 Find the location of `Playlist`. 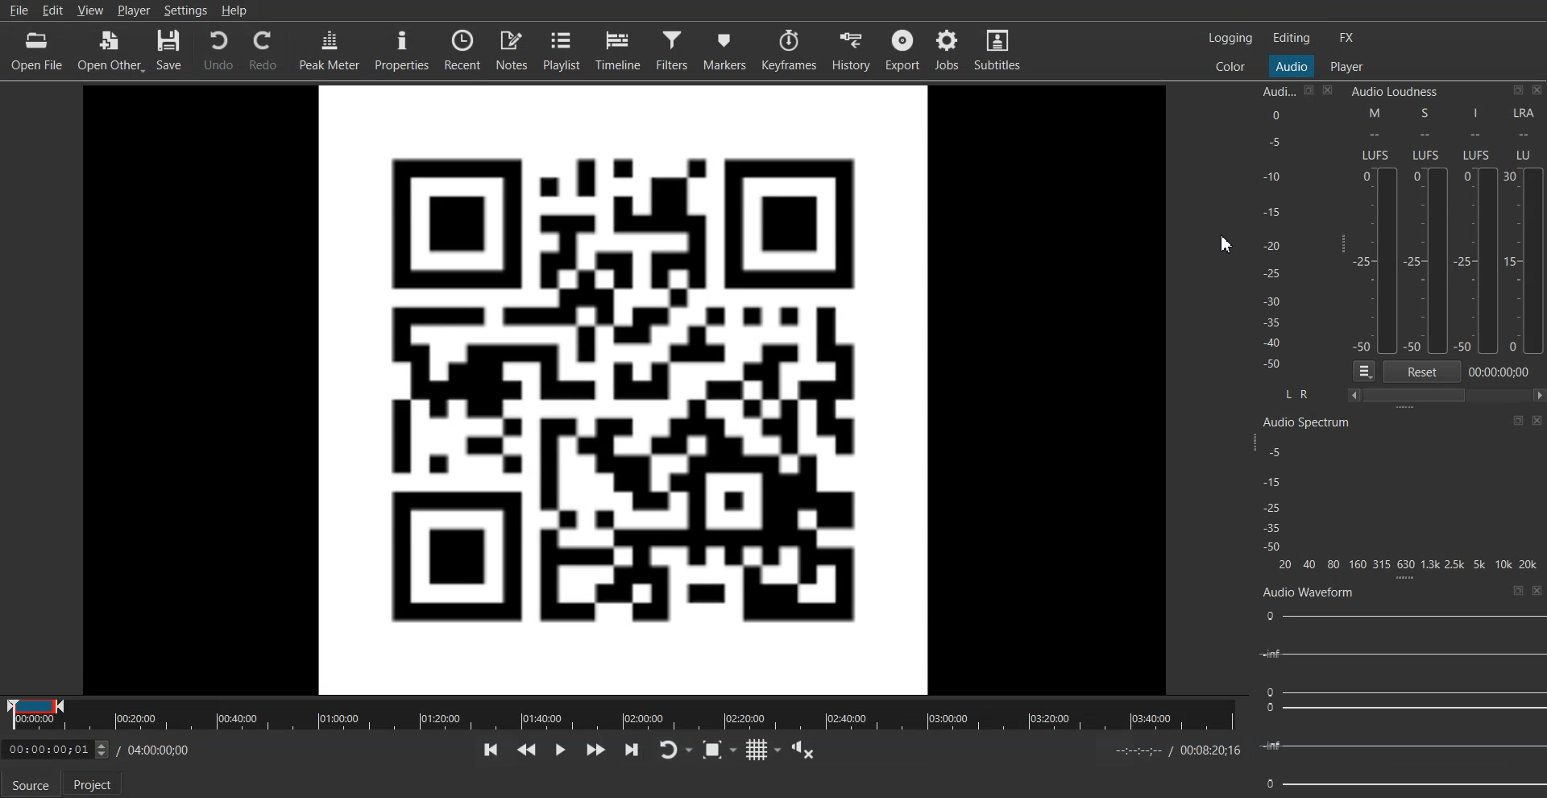

Playlist is located at coordinates (562, 50).